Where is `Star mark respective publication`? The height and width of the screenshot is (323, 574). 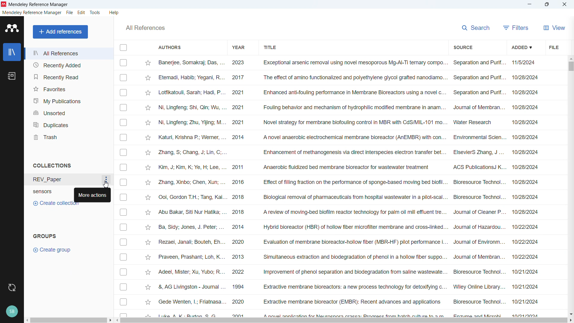
Star mark respective publication is located at coordinates (148, 212).